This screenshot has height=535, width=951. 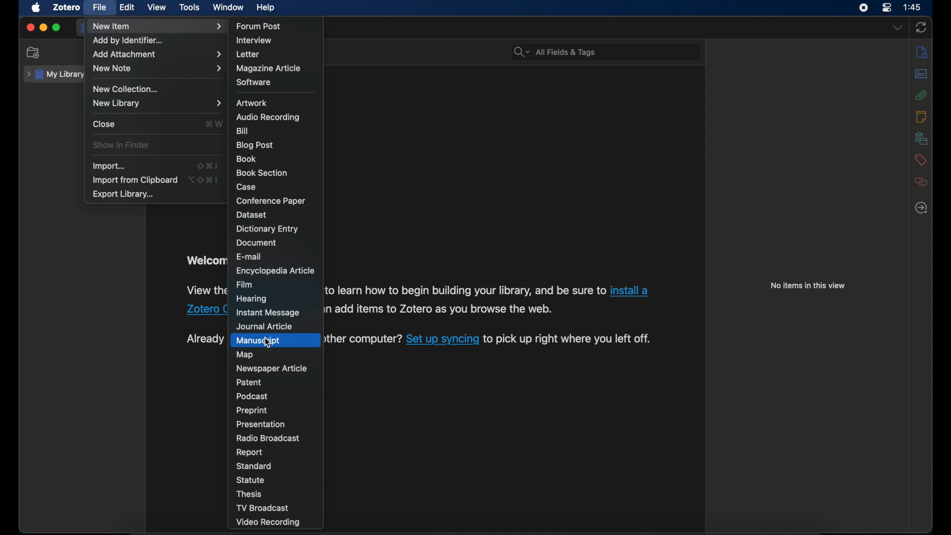 I want to click on presentation, so click(x=261, y=424).